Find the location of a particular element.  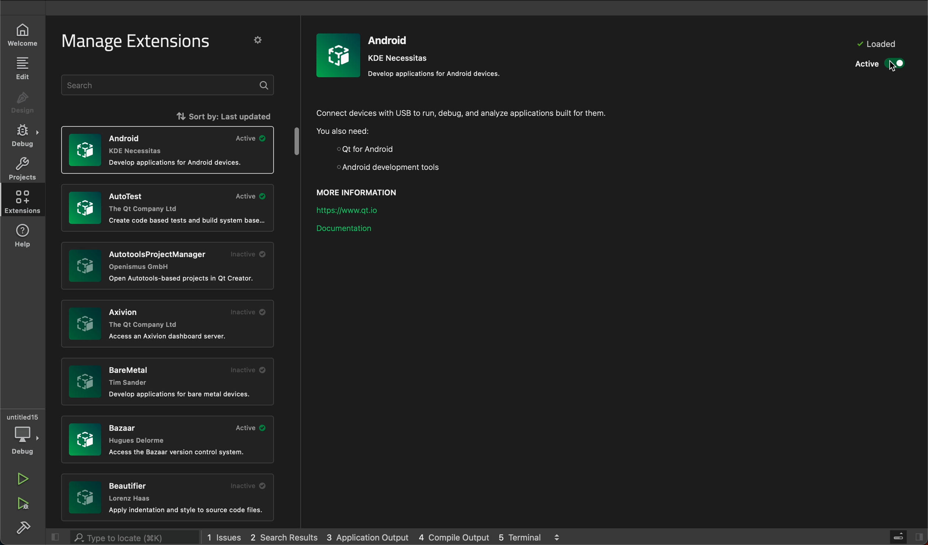

extensions list is located at coordinates (169, 498).